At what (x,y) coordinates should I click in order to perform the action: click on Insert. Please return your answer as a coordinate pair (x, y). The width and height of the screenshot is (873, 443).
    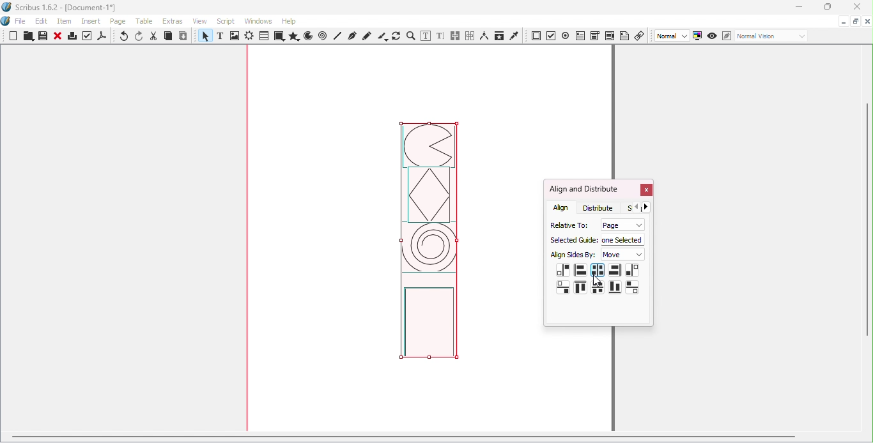
    Looking at the image, I should click on (93, 20).